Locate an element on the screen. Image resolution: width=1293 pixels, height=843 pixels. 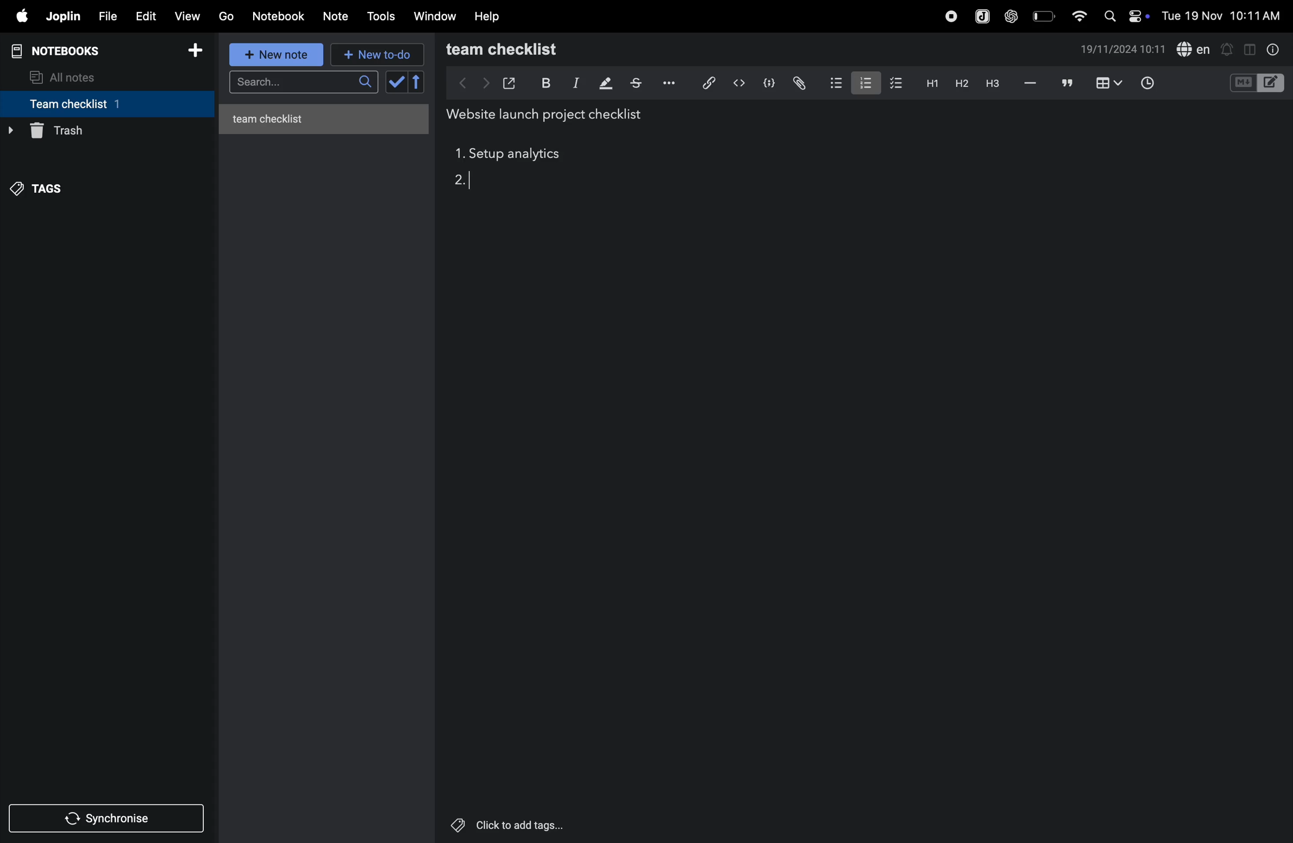
Typing cursor is located at coordinates (473, 180).